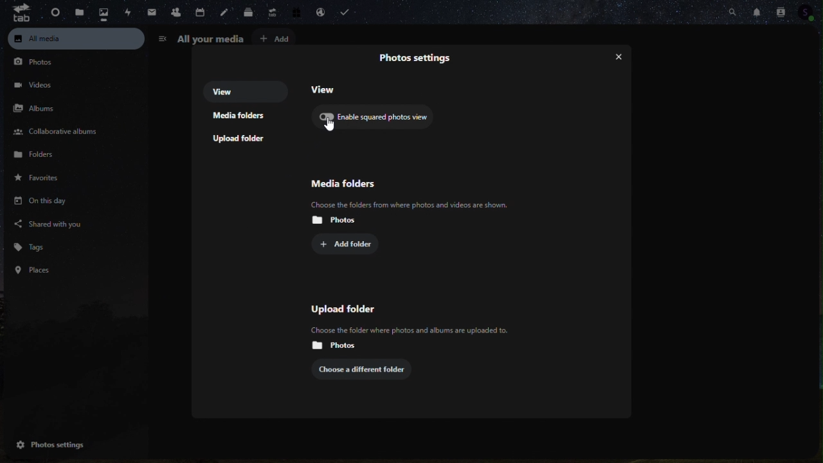 The height and width of the screenshot is (463, 823). Describe the element at coordinates (55, 132) in the screenshot. I see `Collaborative albums` at that location.